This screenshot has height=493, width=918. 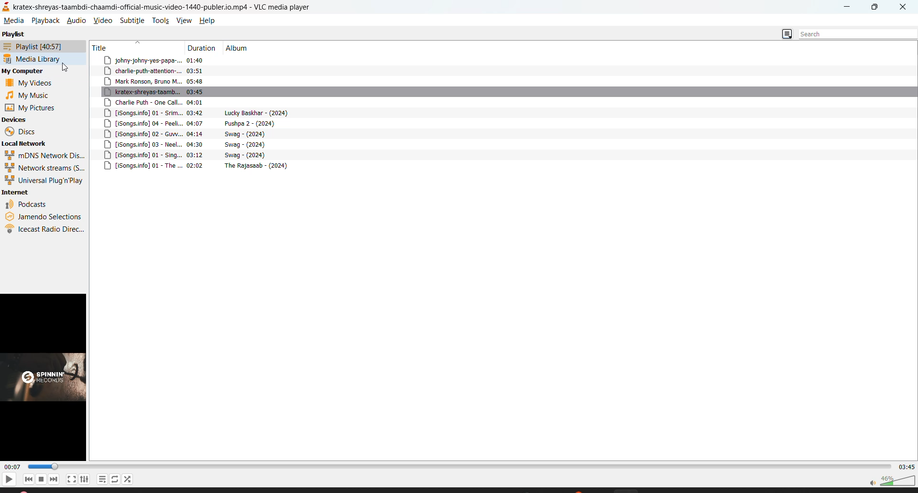 What do you see at coordinates (31, 95) in the screenshot?
I see `music` at bounding box center [31, 95].